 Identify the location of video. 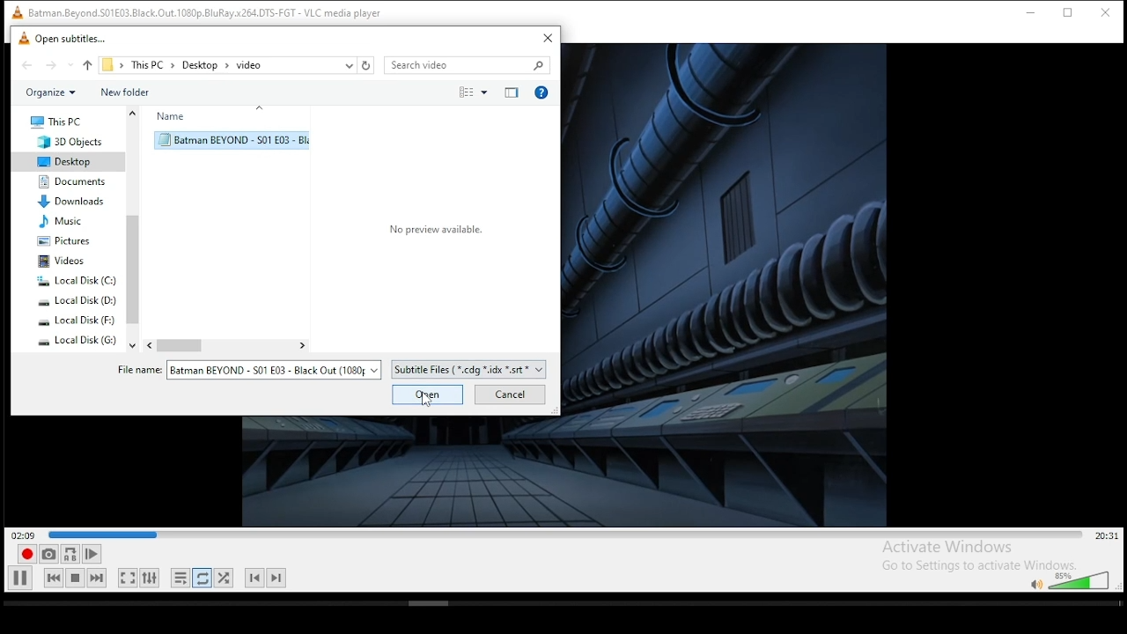
(248, 64).